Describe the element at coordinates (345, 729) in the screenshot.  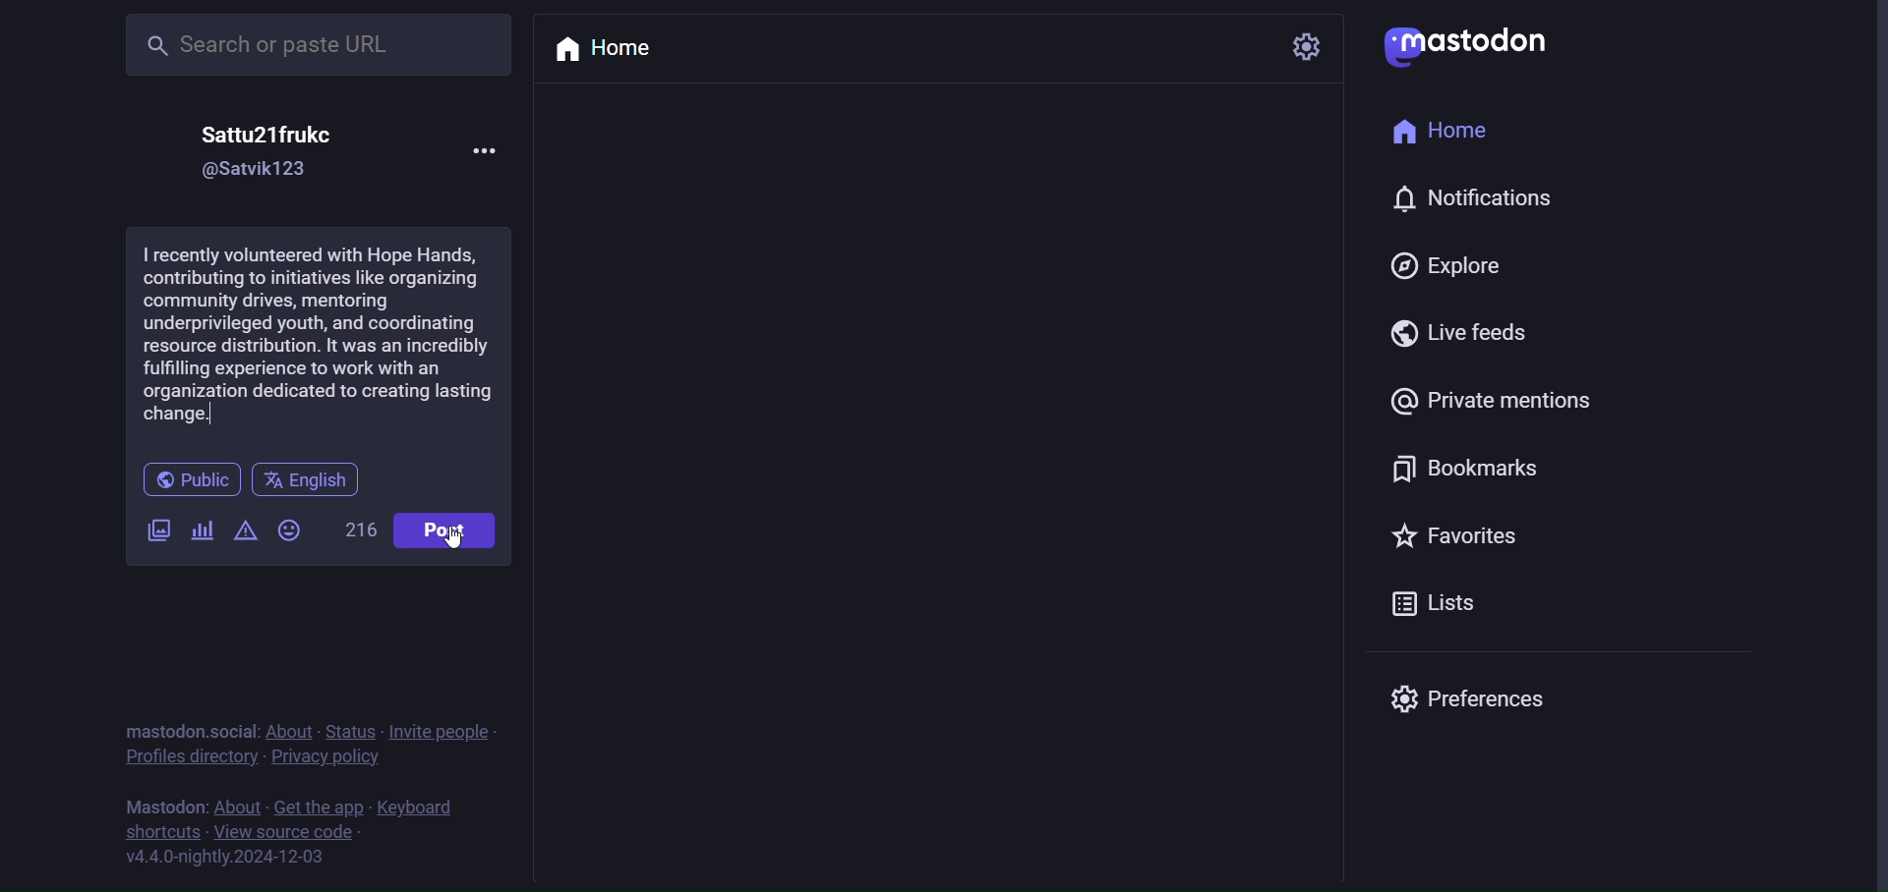
I see `status` at that location.